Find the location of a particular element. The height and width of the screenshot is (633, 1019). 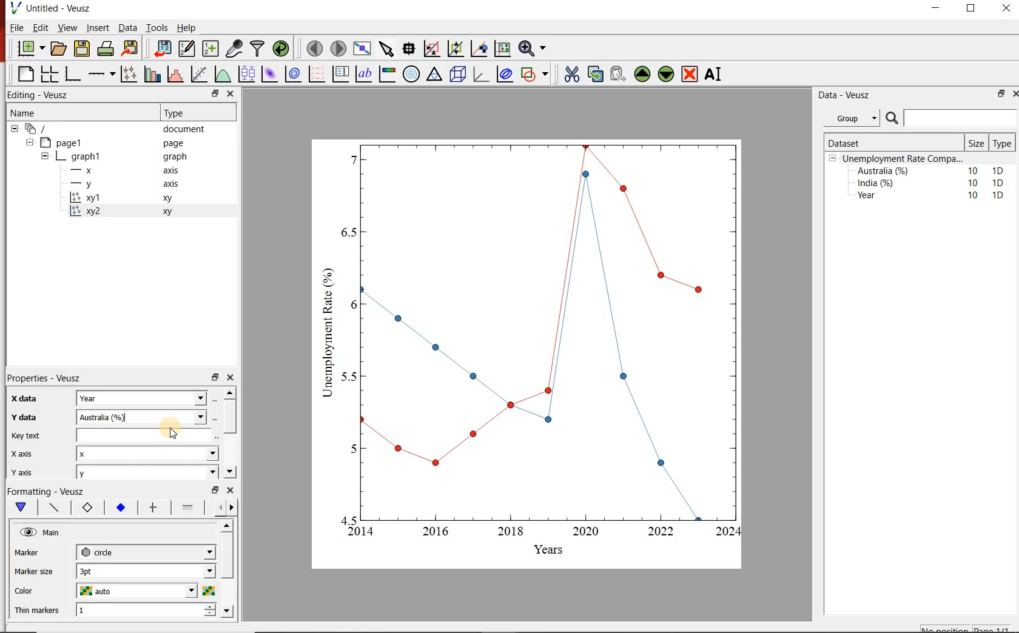

error bar line is located at coordinates (154, 507).